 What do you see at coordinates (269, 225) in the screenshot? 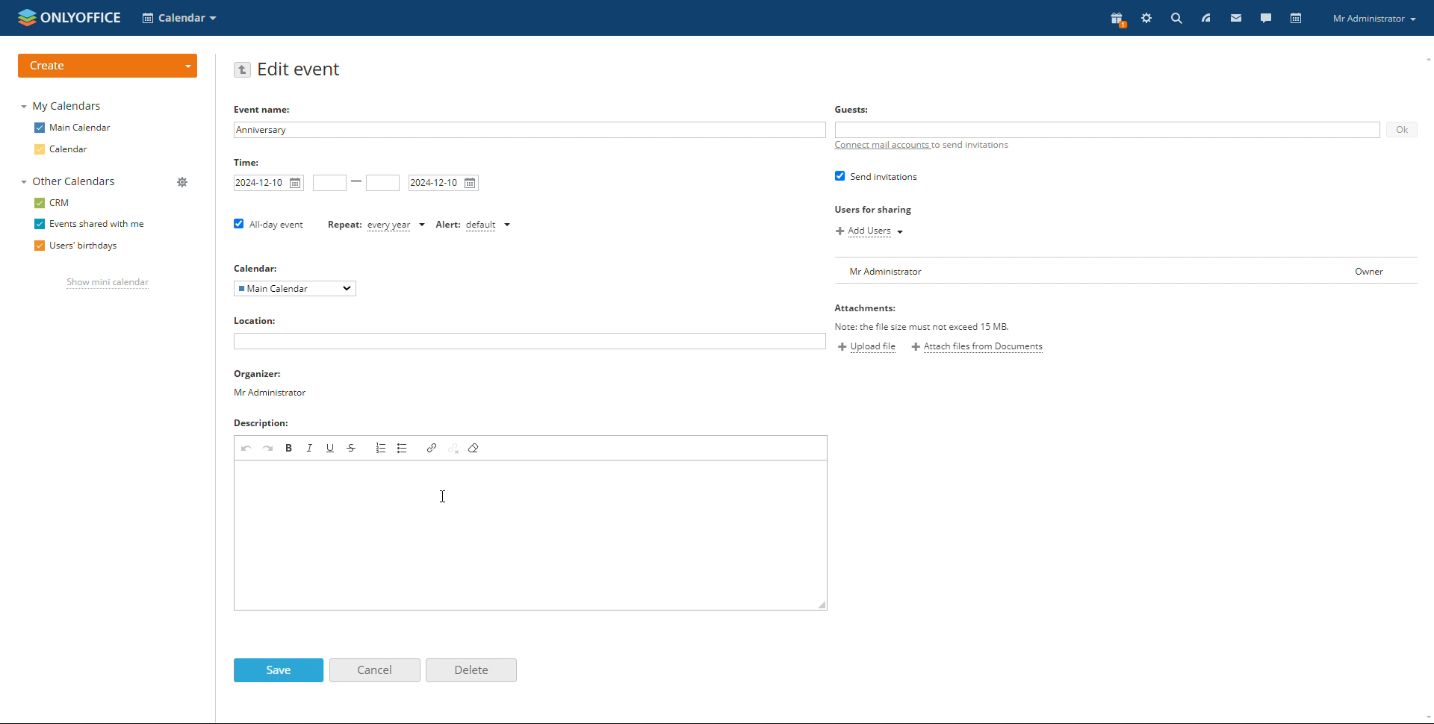
I see `all-day event` at bounding box center [269, 225].